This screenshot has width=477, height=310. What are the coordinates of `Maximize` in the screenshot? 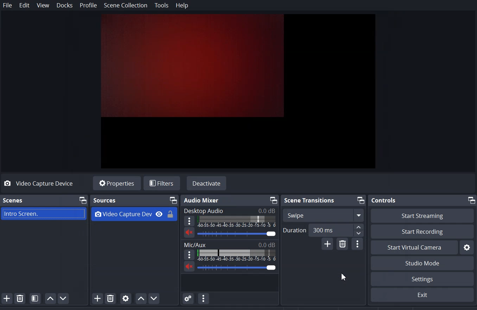 It's located at (82, 200).